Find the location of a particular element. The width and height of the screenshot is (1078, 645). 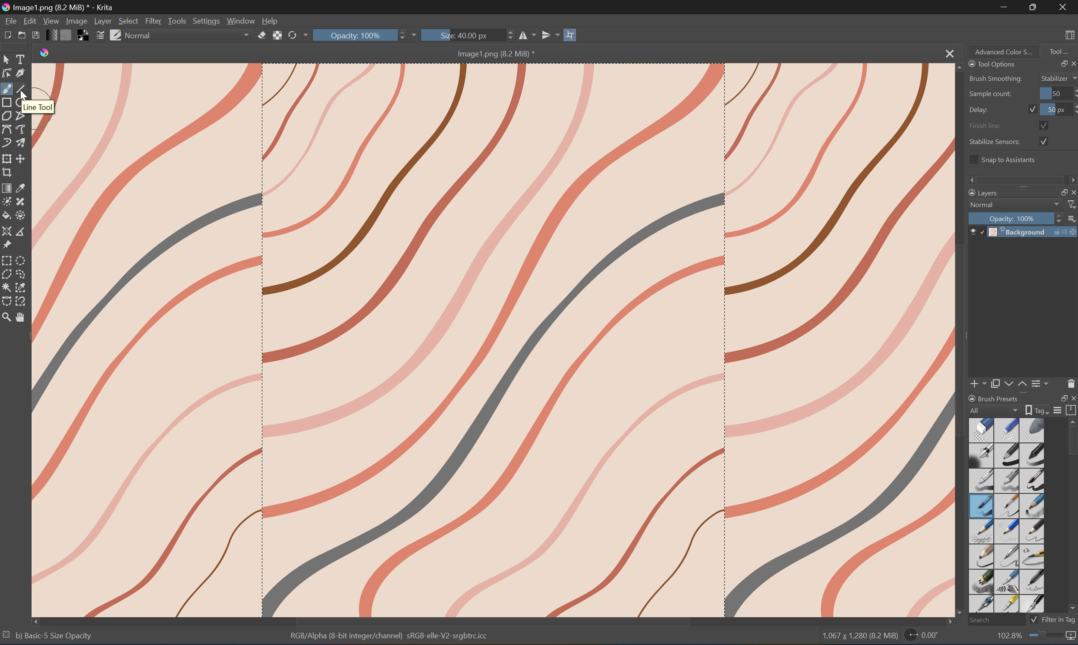

Locked is located at coordinates (982, 232).